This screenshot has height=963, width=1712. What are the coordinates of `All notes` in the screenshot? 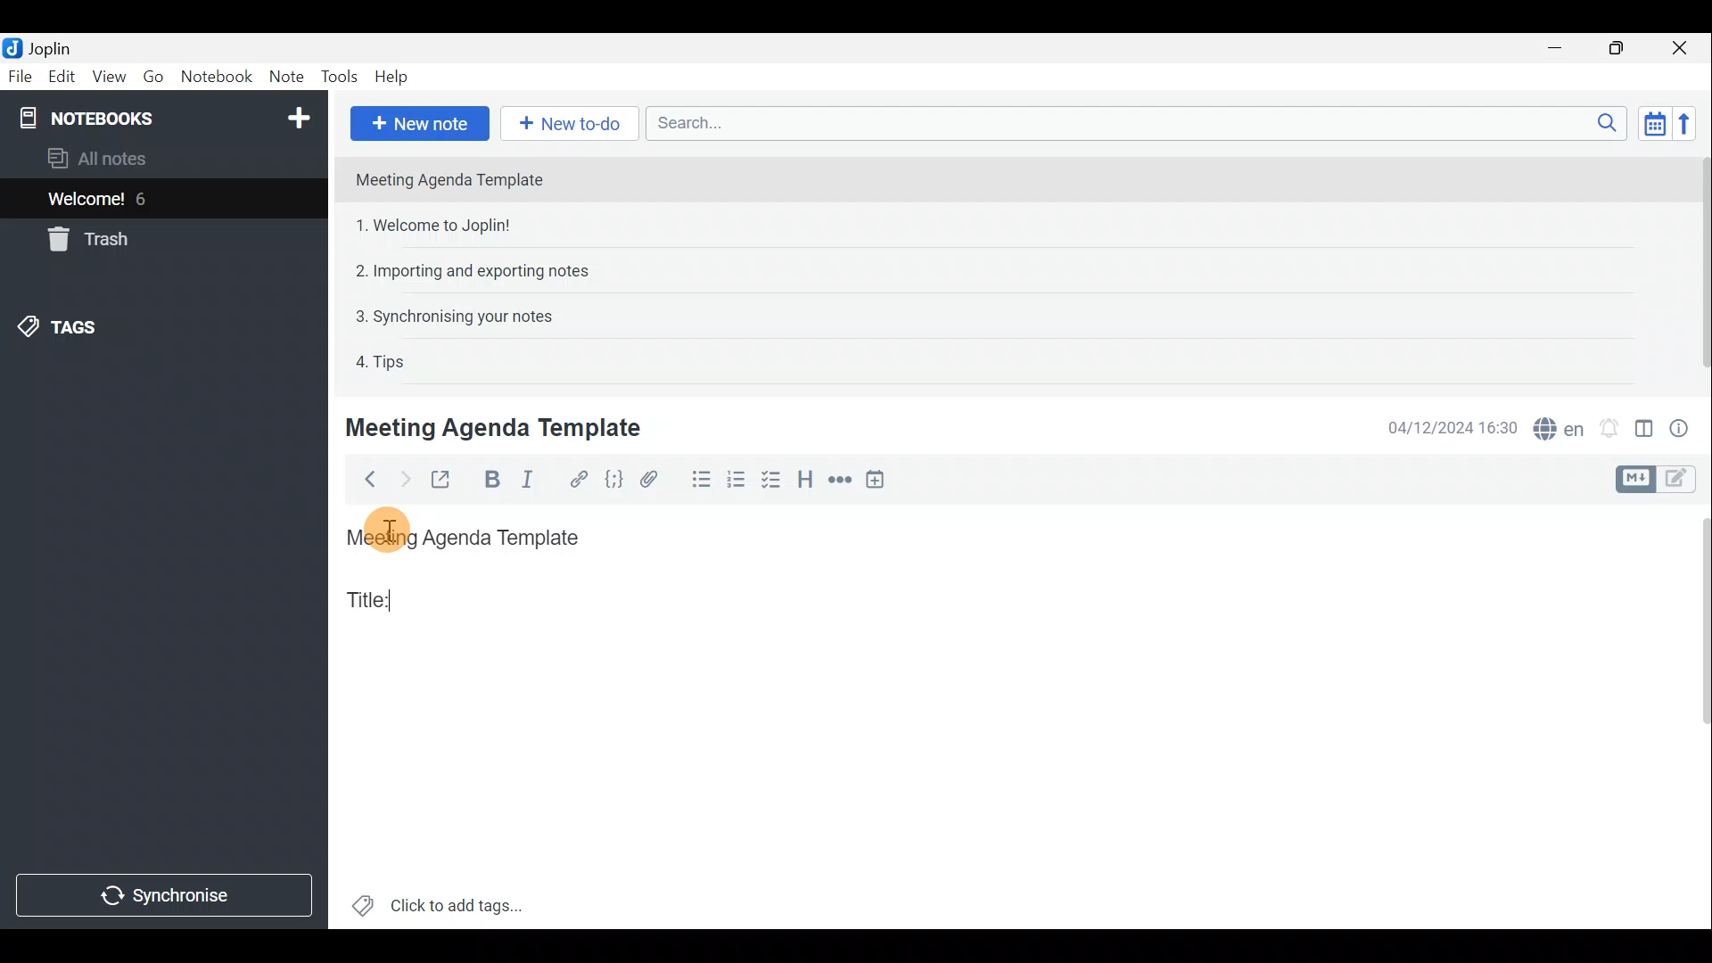 It's located at (127, 158).